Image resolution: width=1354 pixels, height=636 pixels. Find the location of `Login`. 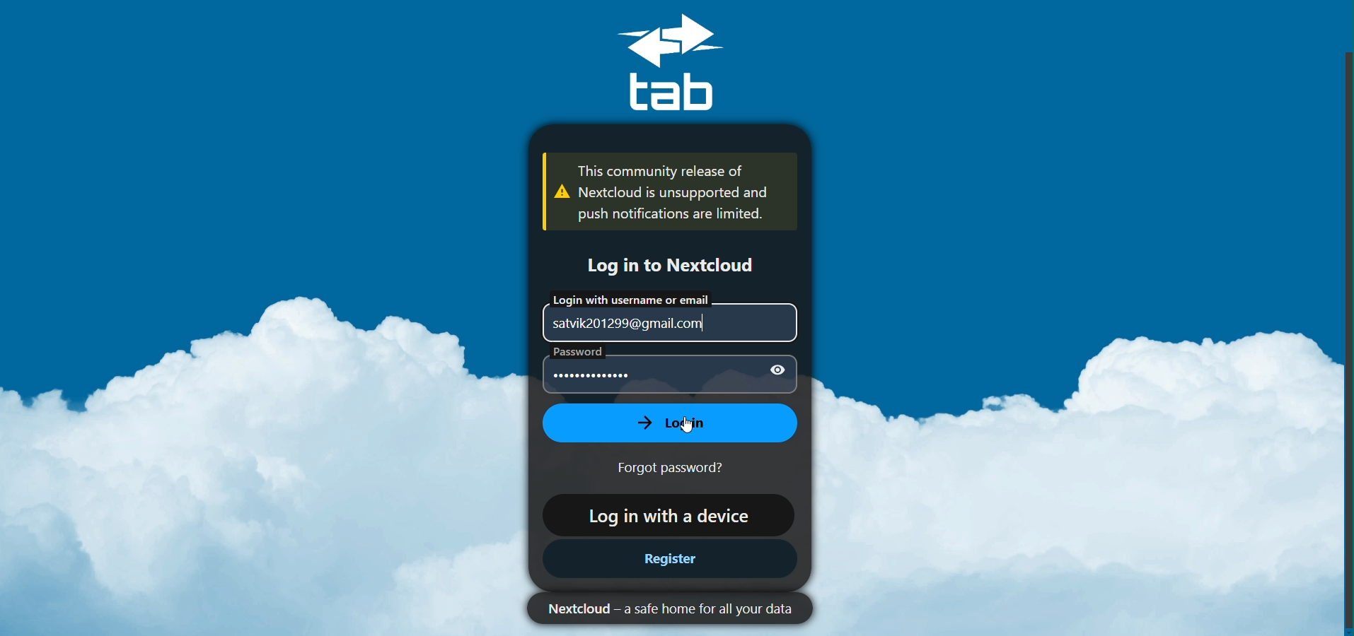

Login is located at coordinates (665, 423).